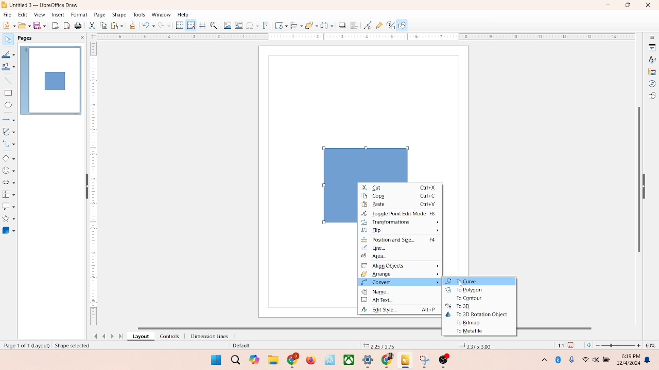 This screenshot has height=370, width=659. Describe the element at coordinates (457, 306) in the screenshot. I see `to 3D` at that location.